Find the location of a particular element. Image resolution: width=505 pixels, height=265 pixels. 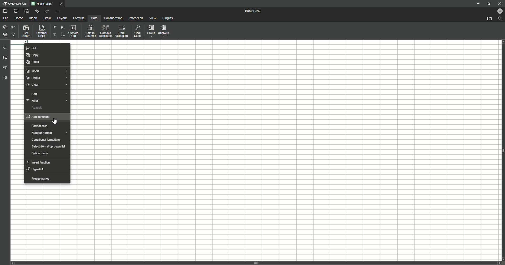

Find is located at coordinates (500, 18).